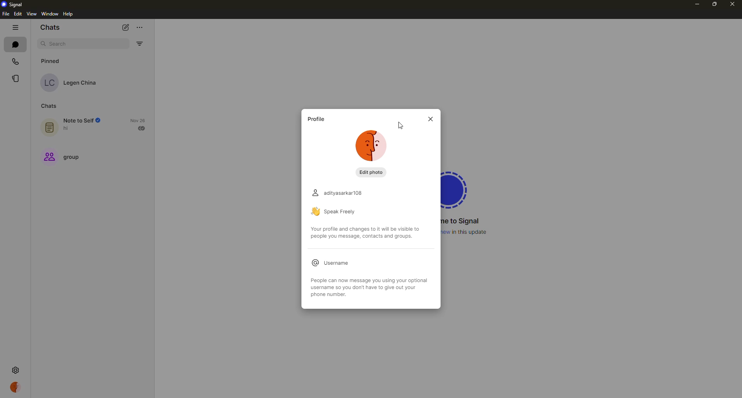  I want to click on new chat, so click(128, 27).